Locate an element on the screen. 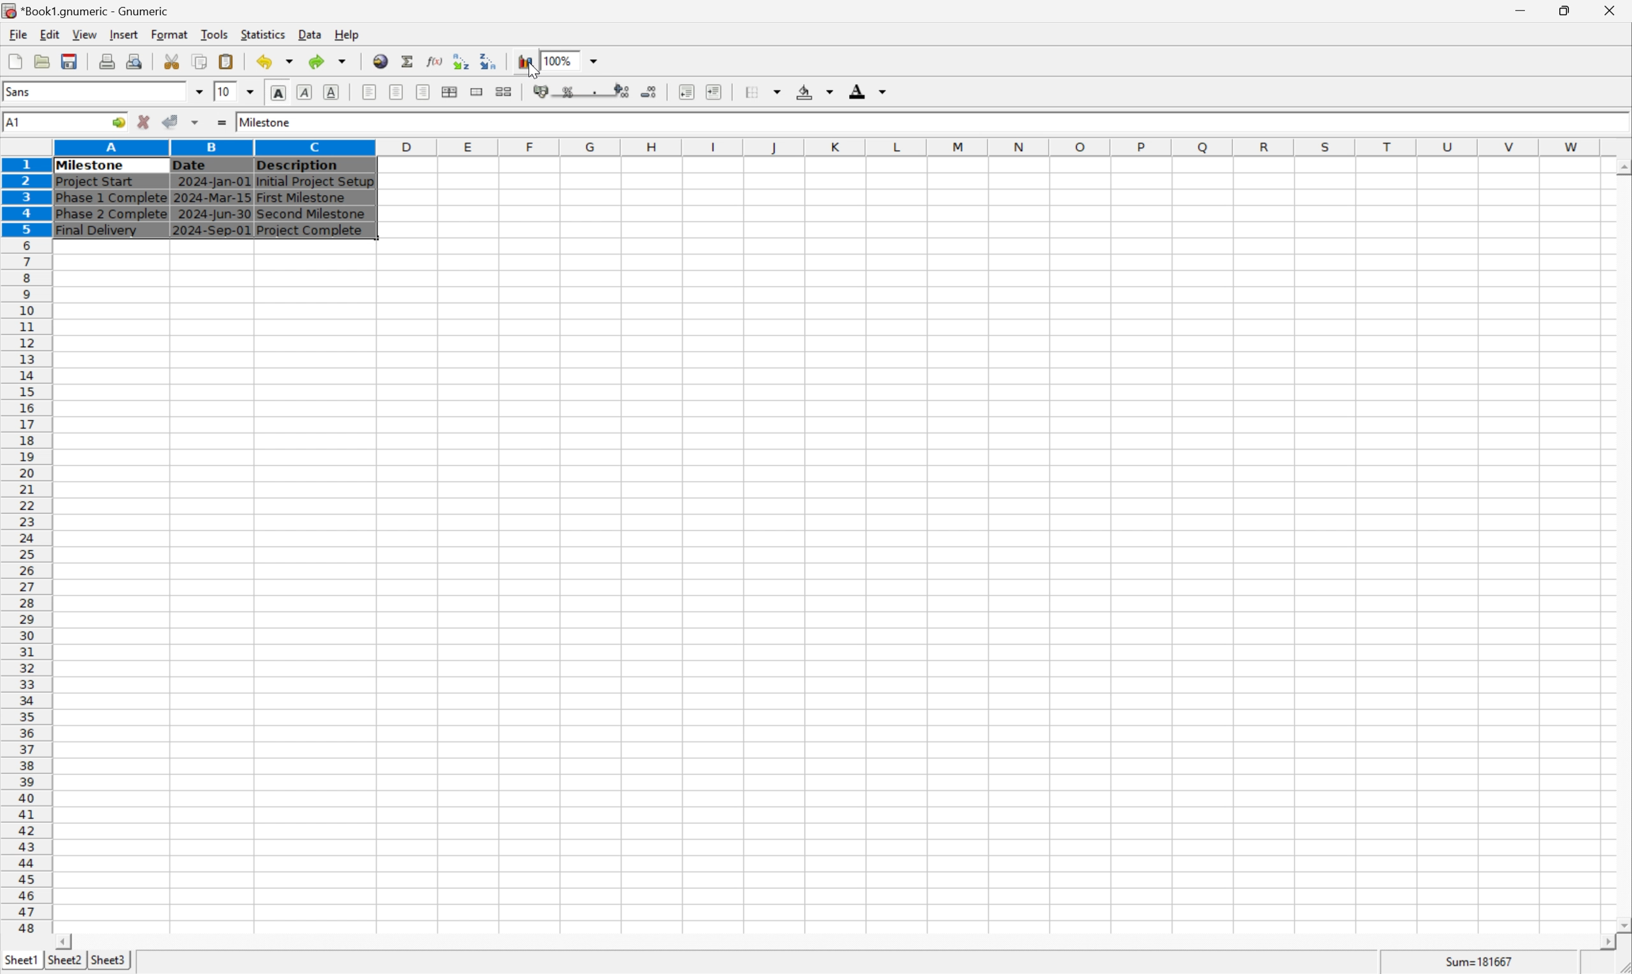 Image resolution: width=1632 pixels, height=974 pixels. enter formula is located at coordinates (220, 123).